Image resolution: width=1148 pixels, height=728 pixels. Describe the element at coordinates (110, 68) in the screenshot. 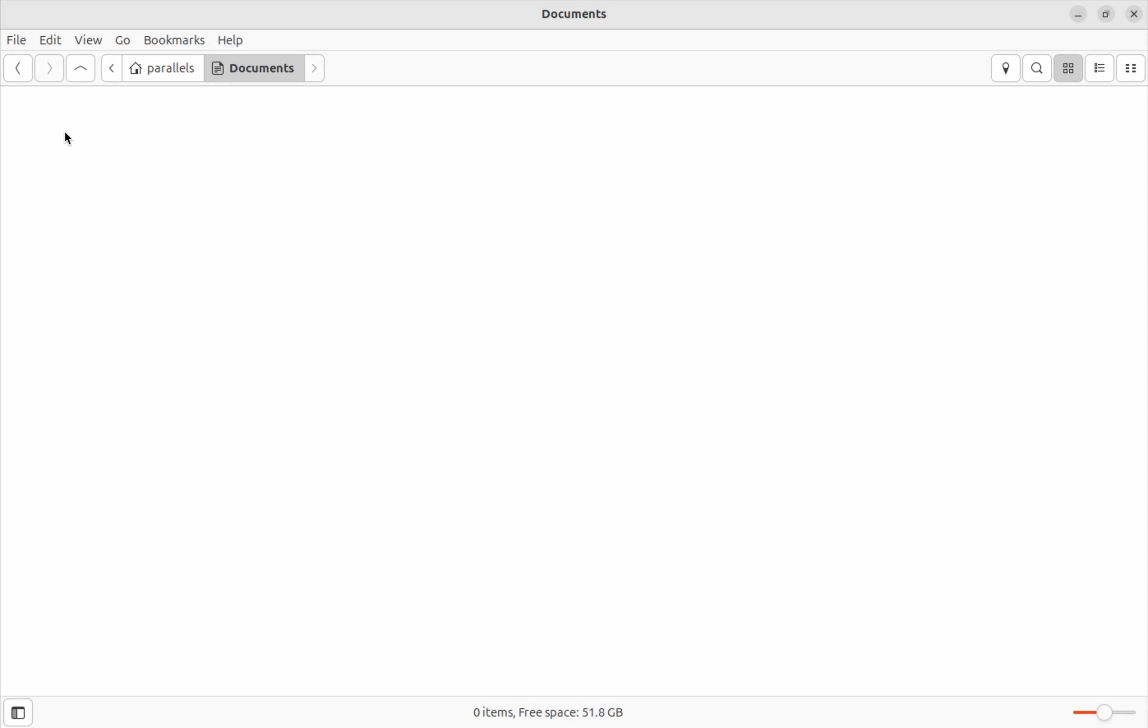

I see `back` at that location.